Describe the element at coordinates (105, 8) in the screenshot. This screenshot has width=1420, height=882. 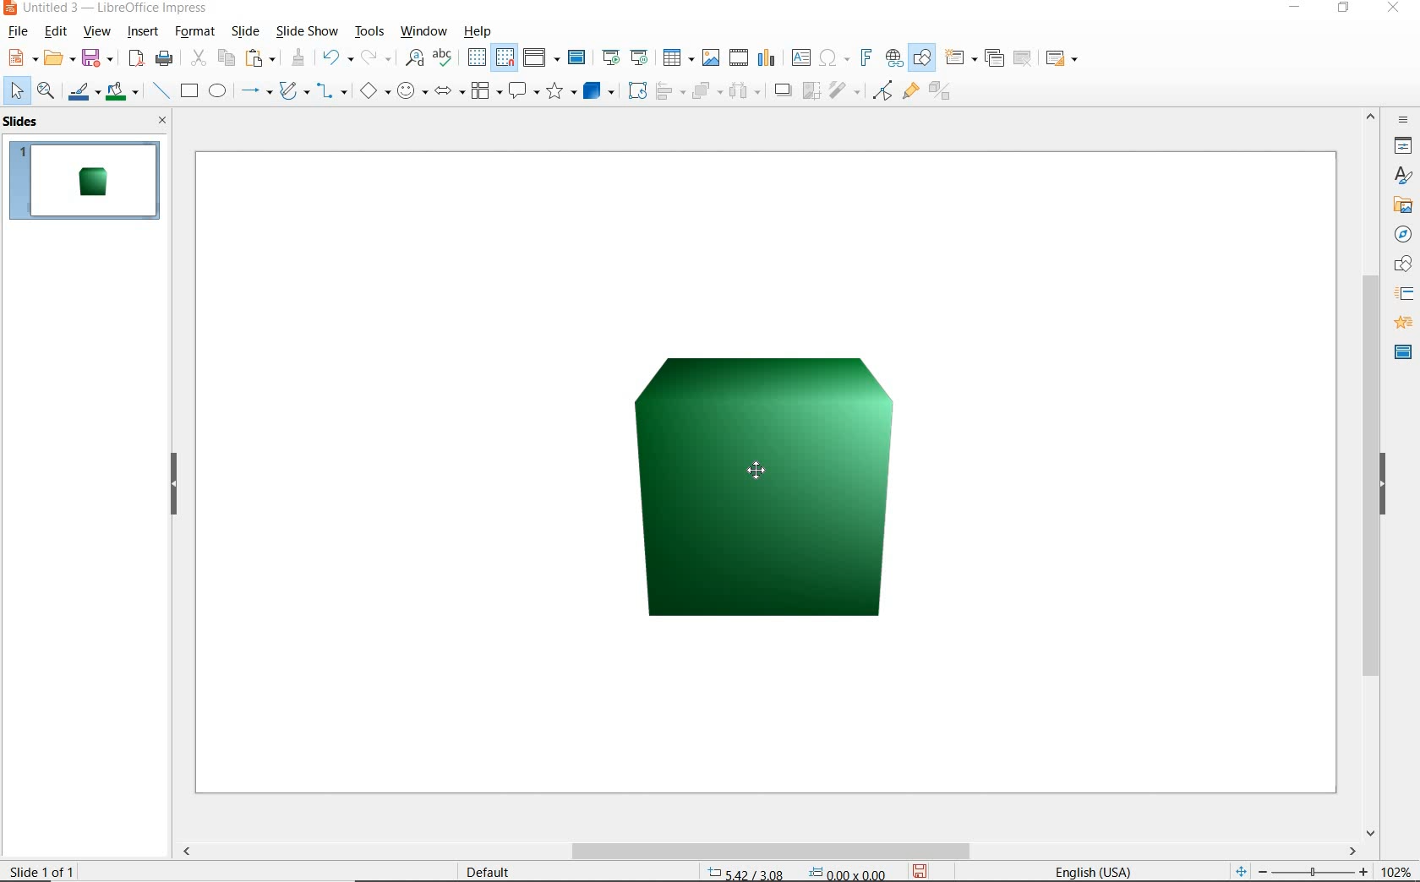
I see `file name` at that location.